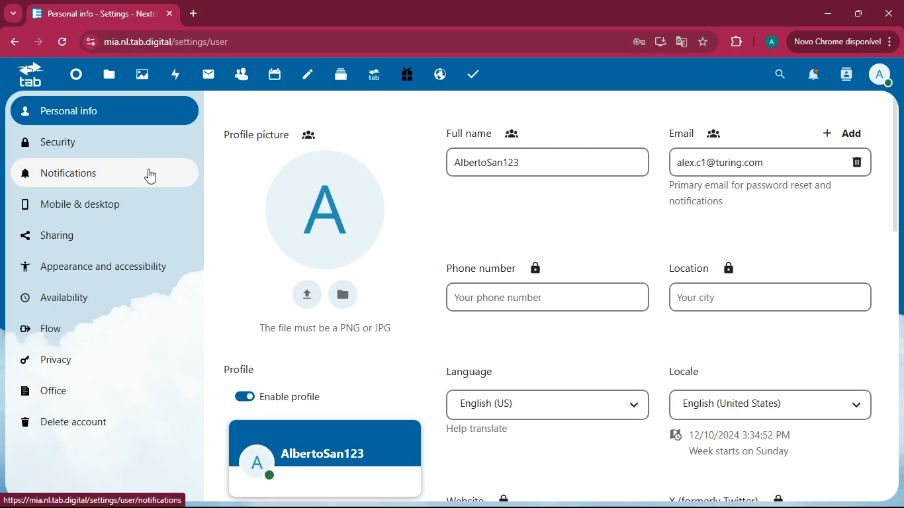 The height and width of the screenshot is (508, 904). What do you see at coordinates (88, 234) in the screenshot?
I see `sharing` at bounding box center [88, 234].